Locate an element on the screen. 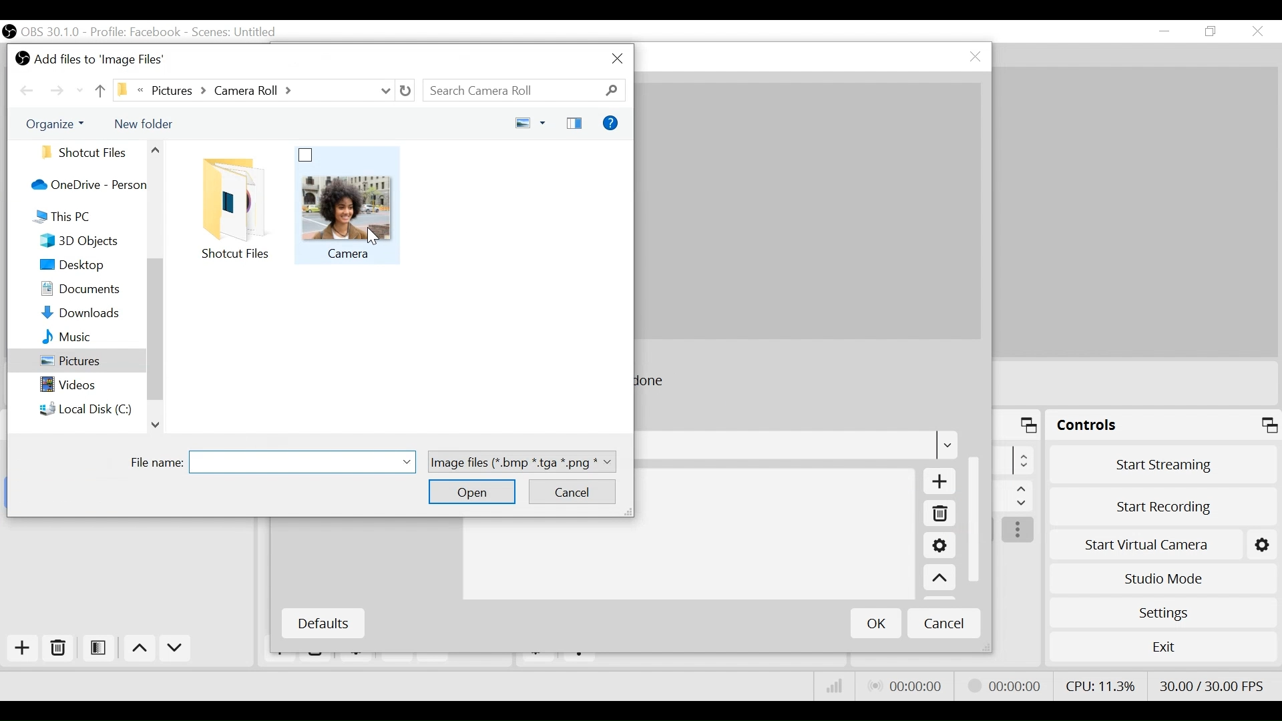  Remove is located at coordinates (939, 515).